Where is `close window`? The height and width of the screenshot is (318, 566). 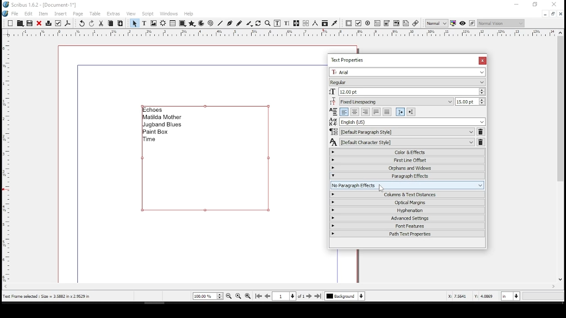
close window is located at coordinates (561, 14).